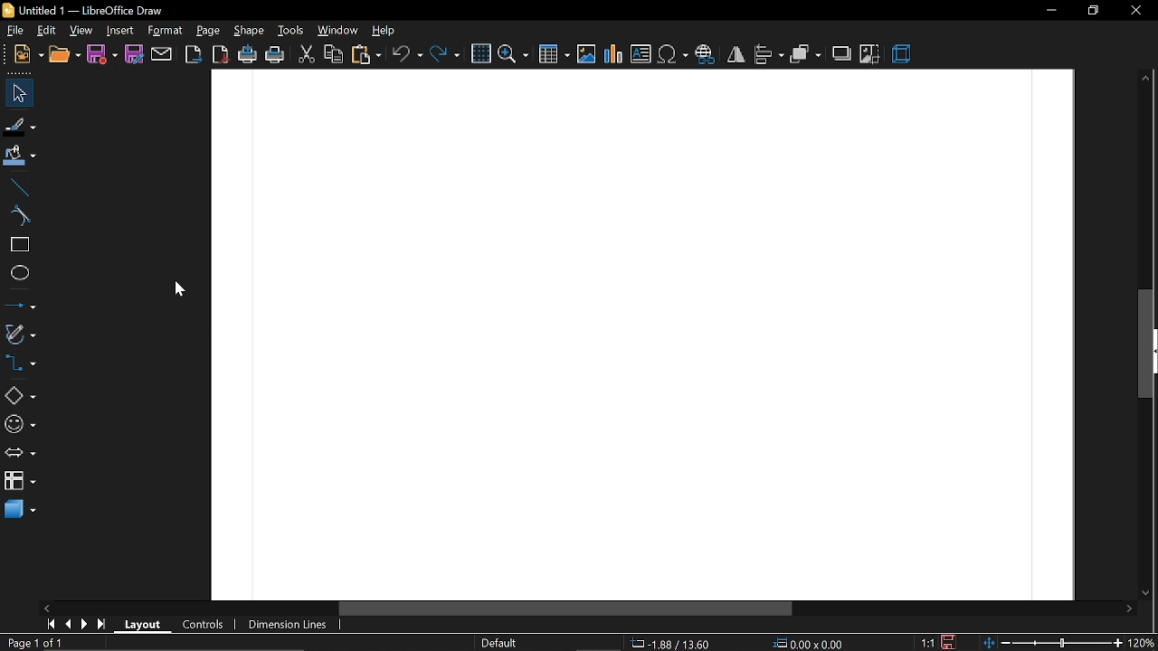  What do you see at coordinates (18, 124) in the screenshot?
I see `fill line` at bounding box center [18, 124].